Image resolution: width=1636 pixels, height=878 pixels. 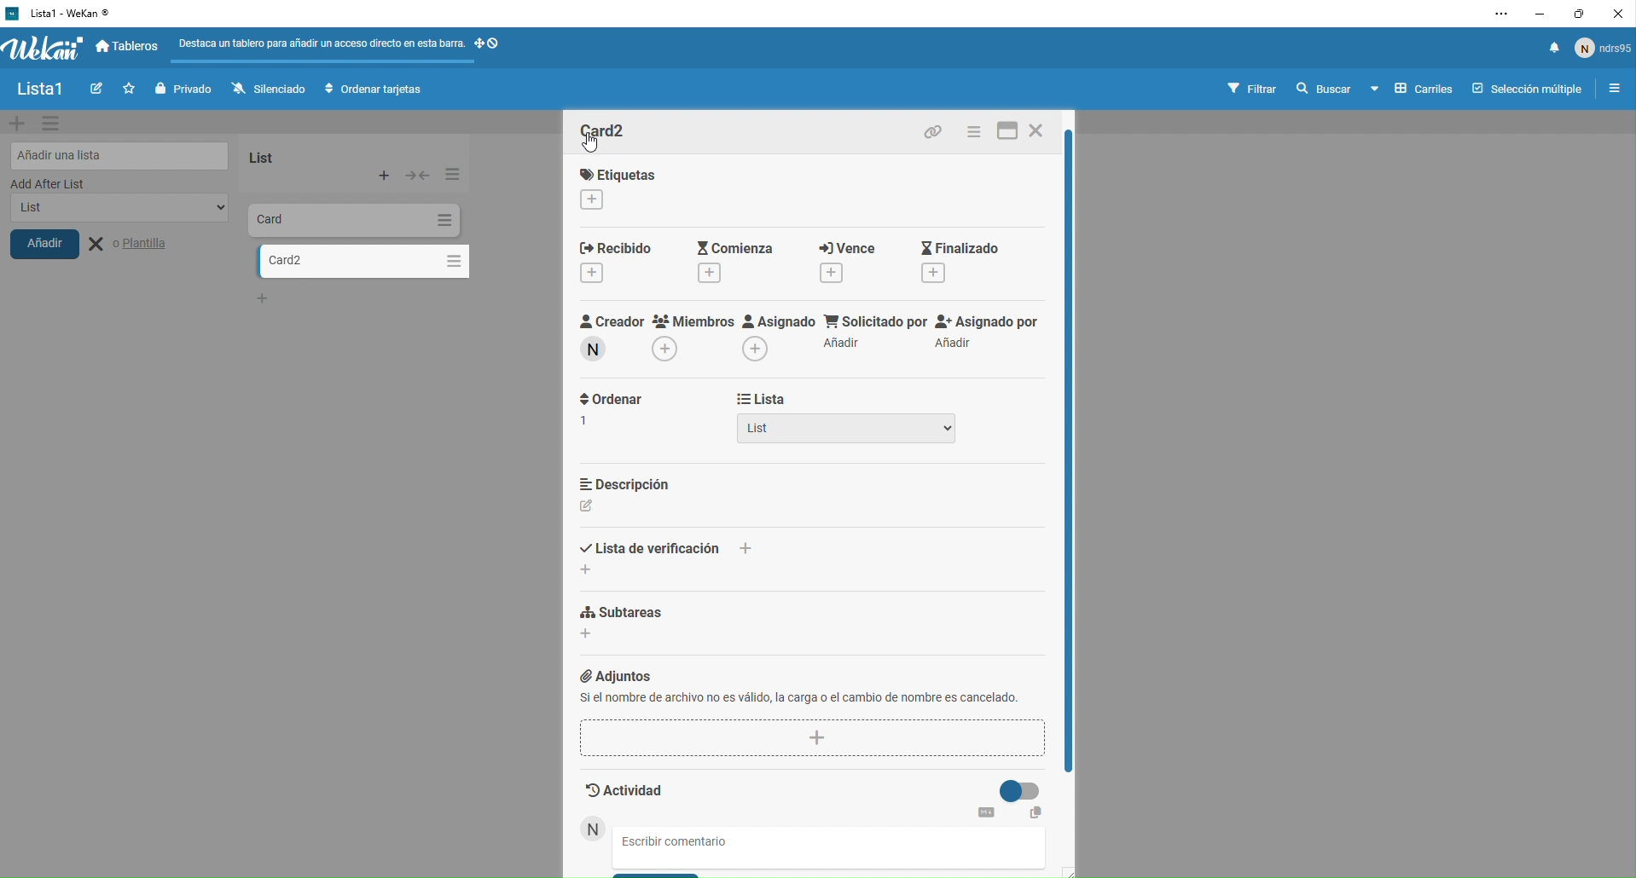 What do you see at coordinates (641, 188) in the screenshot?
I see `etiquette` at bounding box center [641, 188].